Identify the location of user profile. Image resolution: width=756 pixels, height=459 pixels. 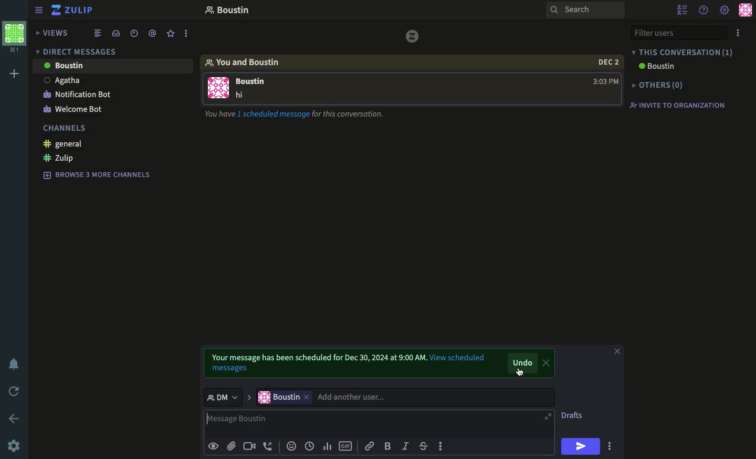
(745, 10).